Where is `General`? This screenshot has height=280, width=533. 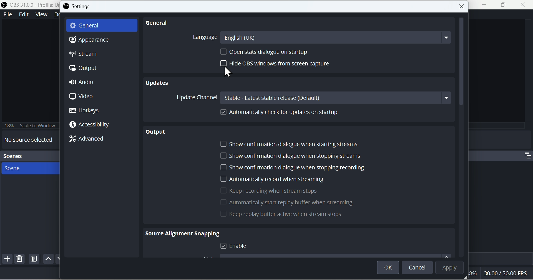 General is located at coordinates (157, 23).